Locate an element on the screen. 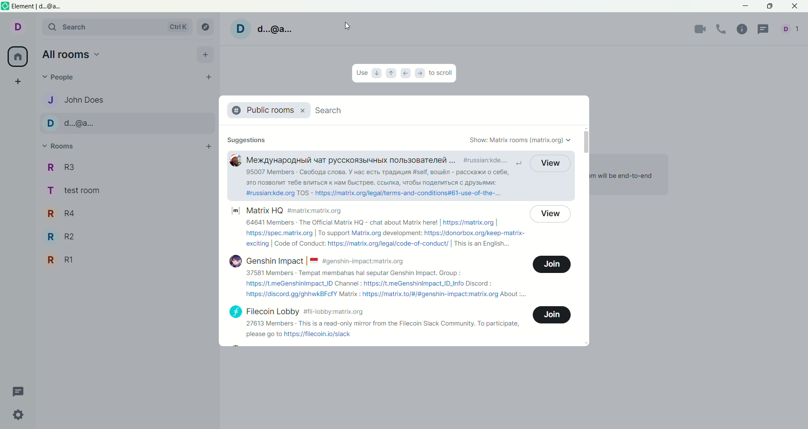 The height and width of the screenshot is (429, 808). https://filecoin.io/slack is located at coordinates (318, 334).